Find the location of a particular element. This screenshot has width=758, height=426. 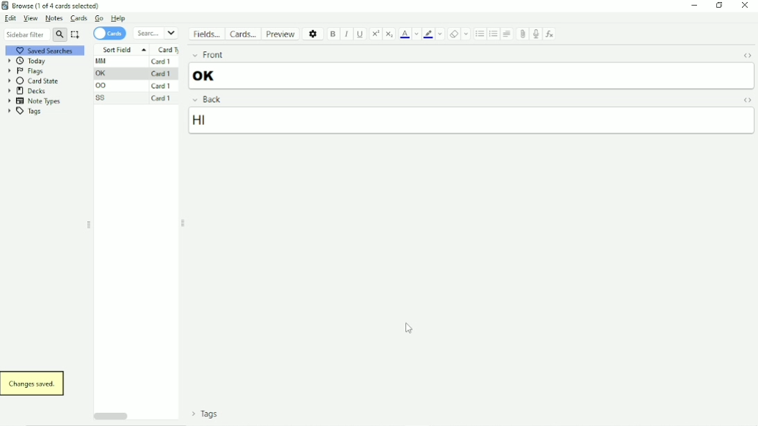

OK is located at coordinates (103, 74).